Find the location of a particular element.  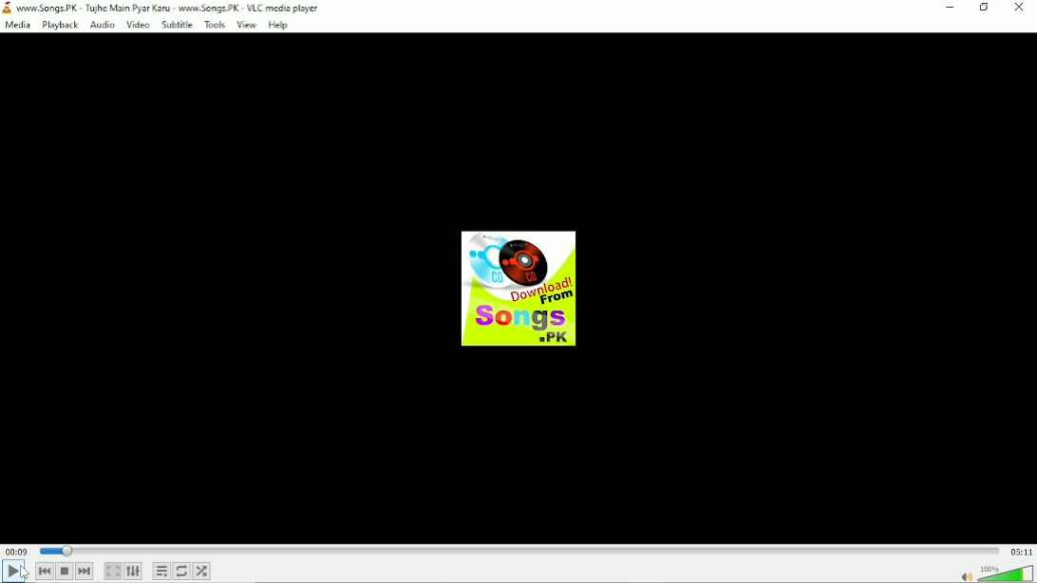

Close is located at coordinates (1017, 10).